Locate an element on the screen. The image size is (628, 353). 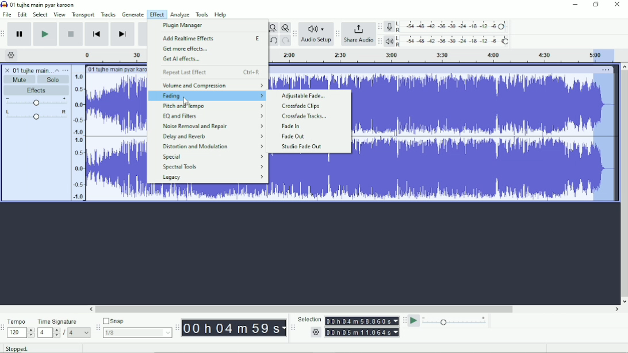
Play-at-speed is located at coordinates (415, 321).